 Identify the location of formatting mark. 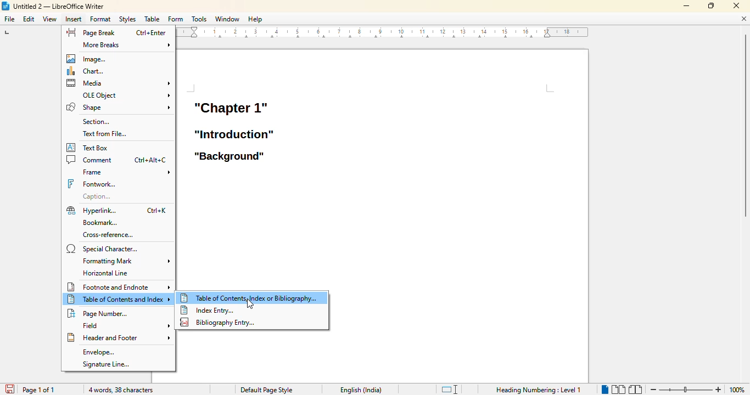
(126, 261).